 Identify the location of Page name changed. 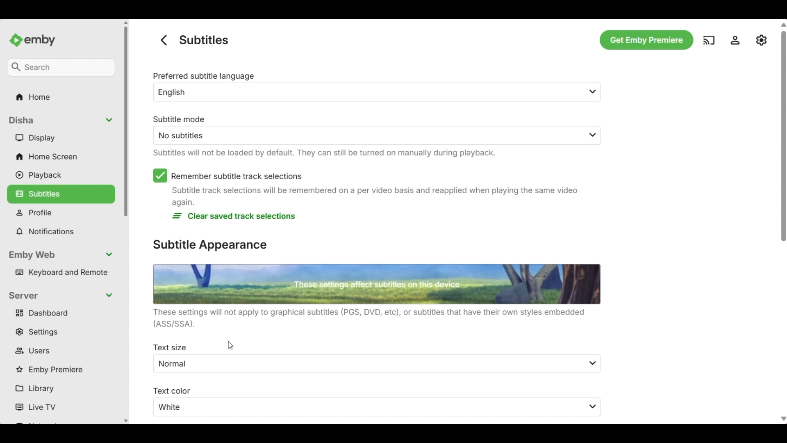
(204, 40).